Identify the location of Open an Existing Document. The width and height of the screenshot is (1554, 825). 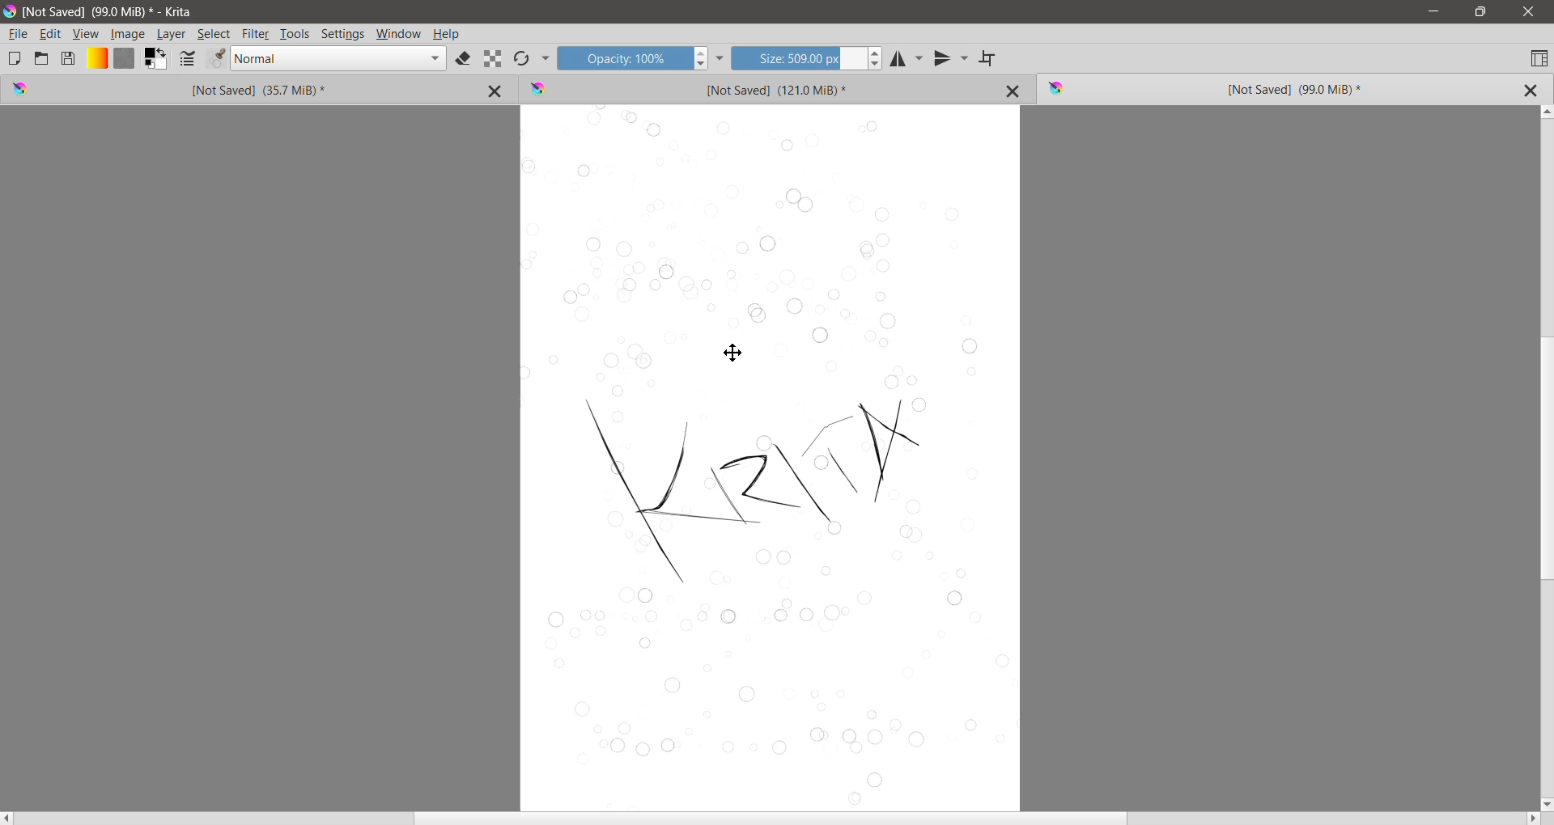
(41, 57).